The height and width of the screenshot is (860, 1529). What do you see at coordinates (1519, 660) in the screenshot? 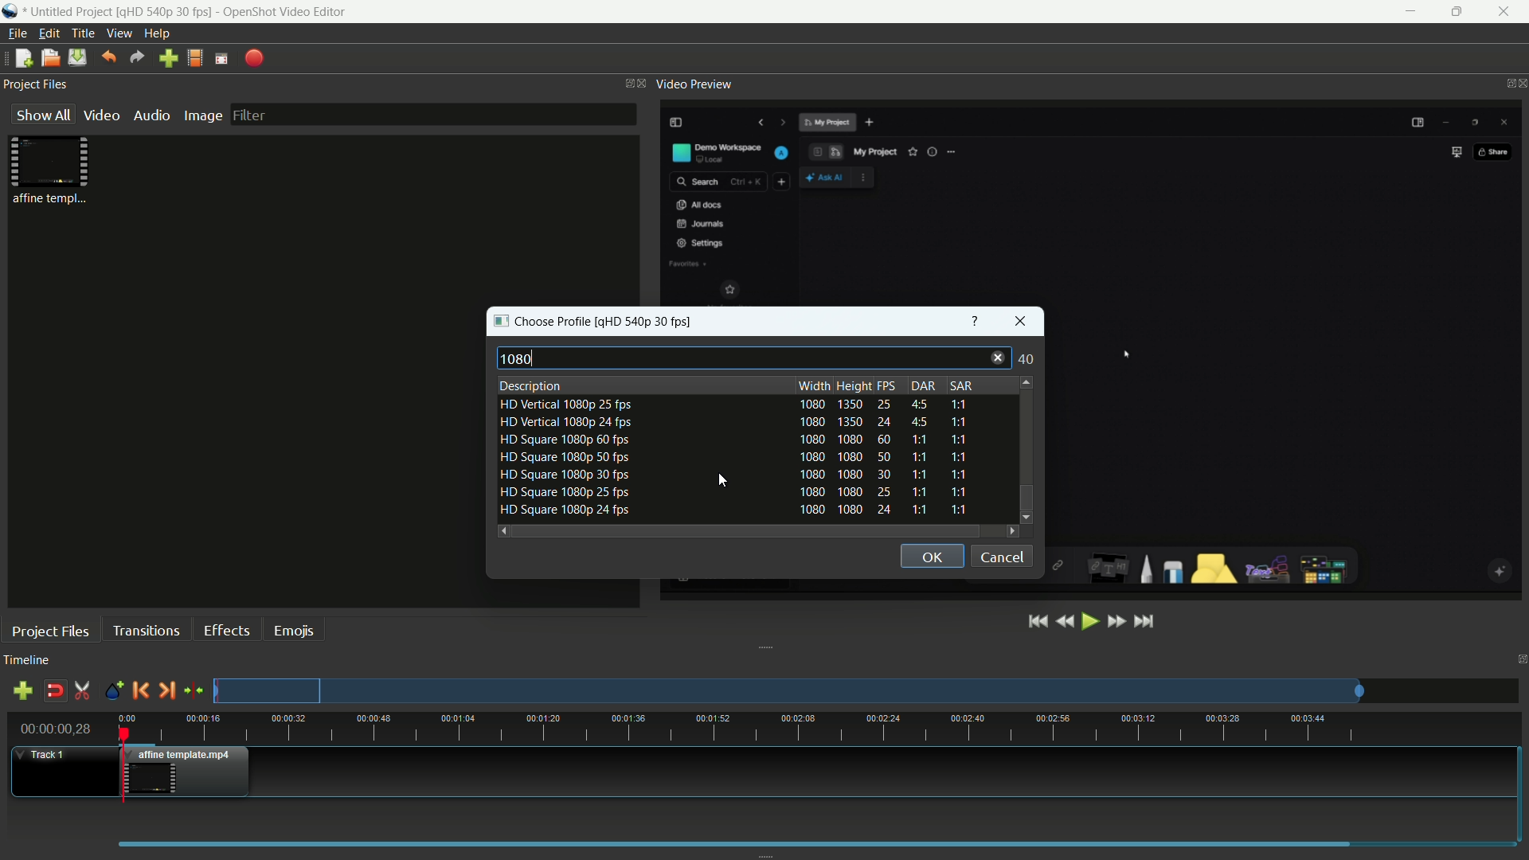
I see `close timeline` at bounding box center [1519, 660].